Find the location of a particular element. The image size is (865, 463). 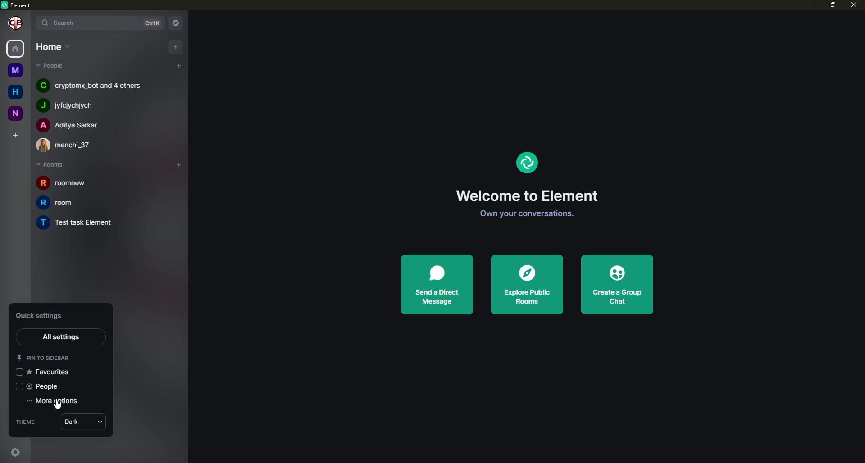

people is located at coordinates (71, 105).